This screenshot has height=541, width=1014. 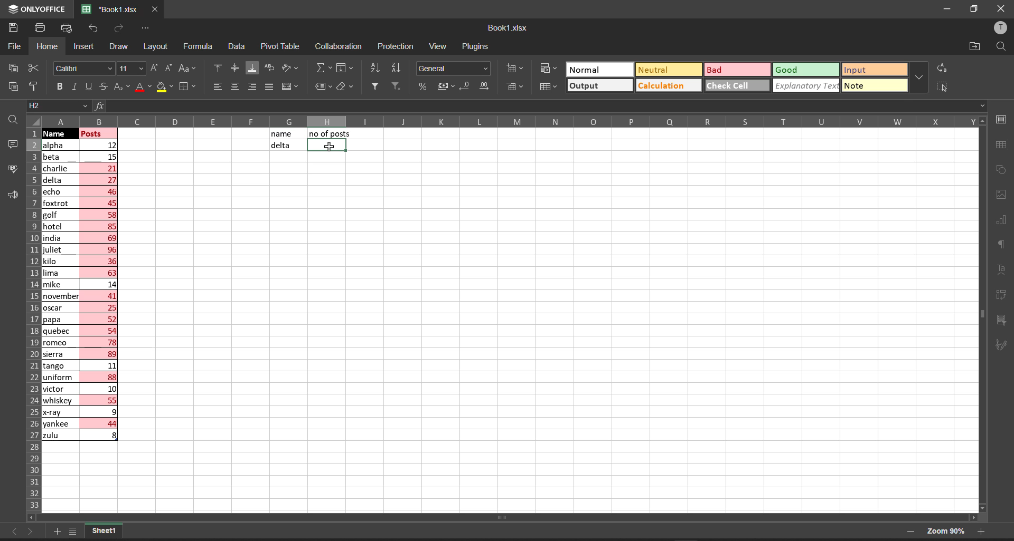 What do you see at coordinates (666, 85) in the screenshot?
I see `calculation` at bounding box center [666, 85].